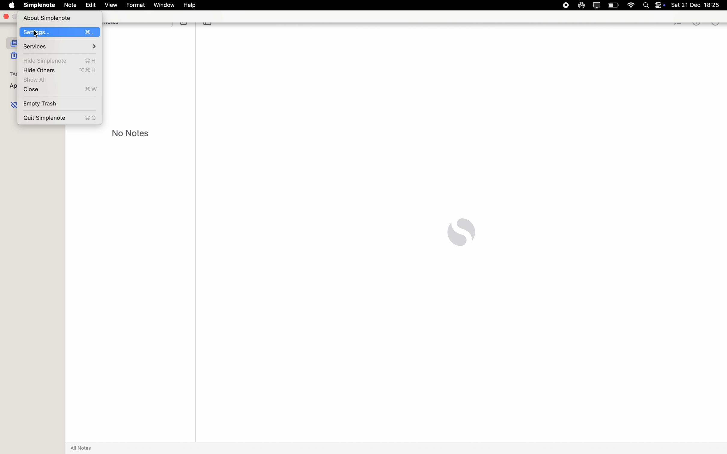 This screenshot has width=727, height=454. Describe the element at coordinates (60, 46) in the screenshot. I see `services` at that location.